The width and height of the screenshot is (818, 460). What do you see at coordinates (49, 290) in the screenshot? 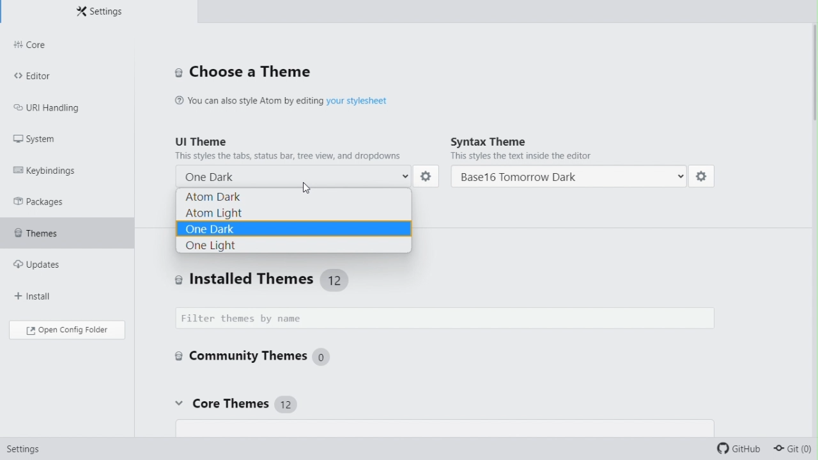
I see `Install` at bounding box center [49, 290].